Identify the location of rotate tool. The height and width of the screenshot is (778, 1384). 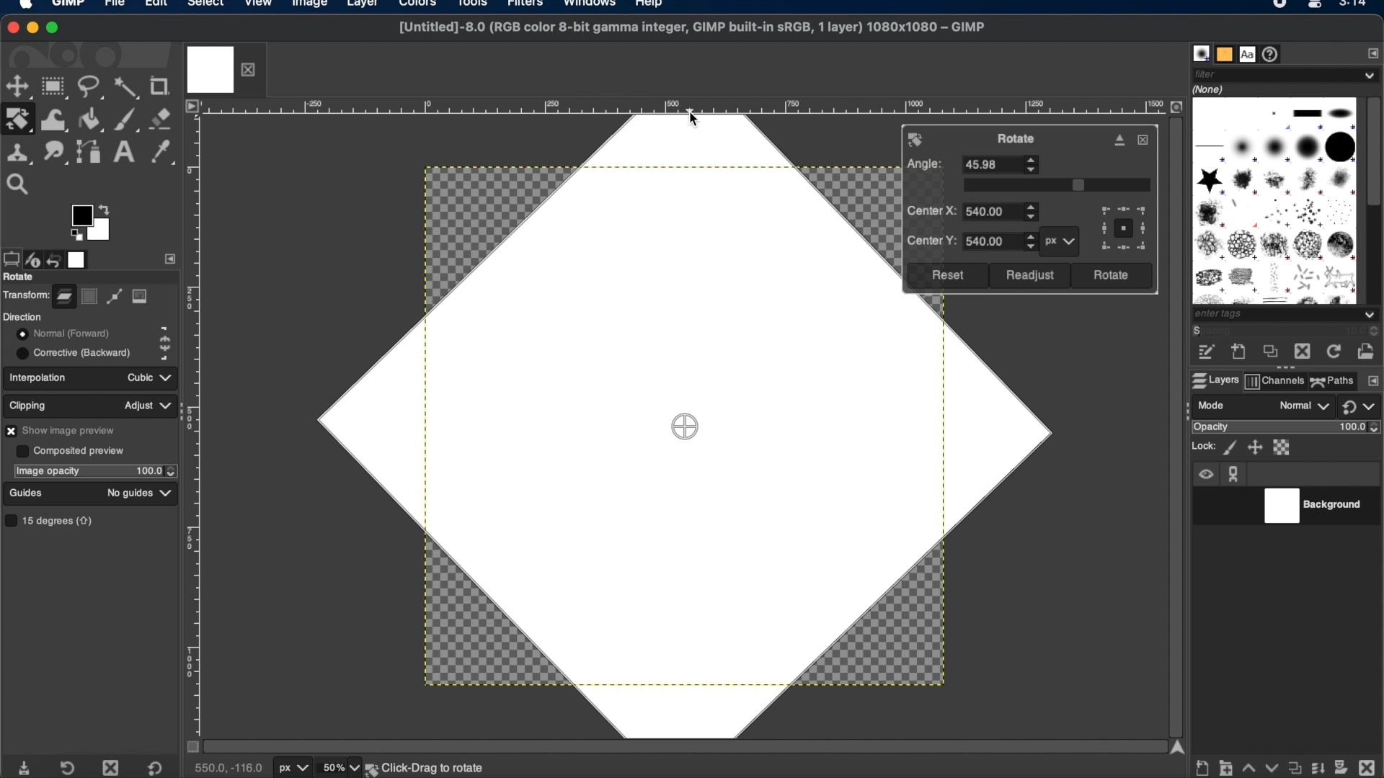
(19, 119).